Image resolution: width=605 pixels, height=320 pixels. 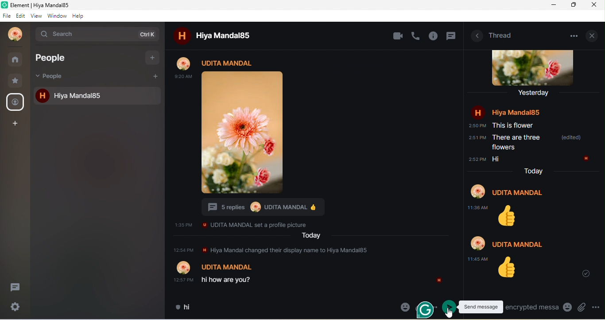 I want to click on send an encrypted message, so click(x=533, y=307).